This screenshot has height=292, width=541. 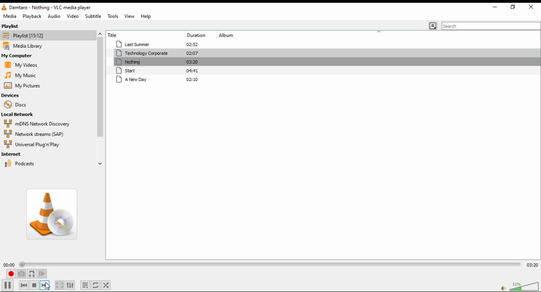 I want to click on take a snapshot, so click(x=22, y=274).